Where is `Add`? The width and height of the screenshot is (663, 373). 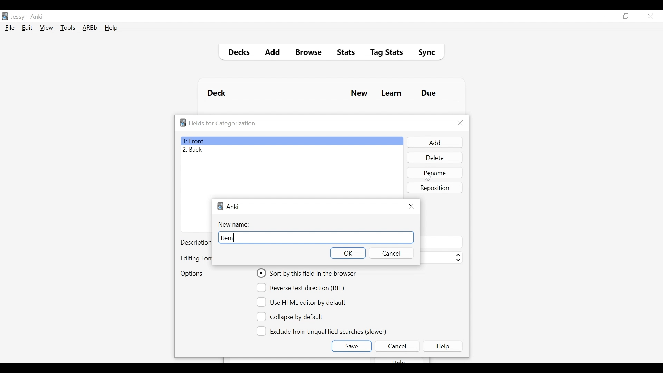 Add is located at coordinates (273, 53).